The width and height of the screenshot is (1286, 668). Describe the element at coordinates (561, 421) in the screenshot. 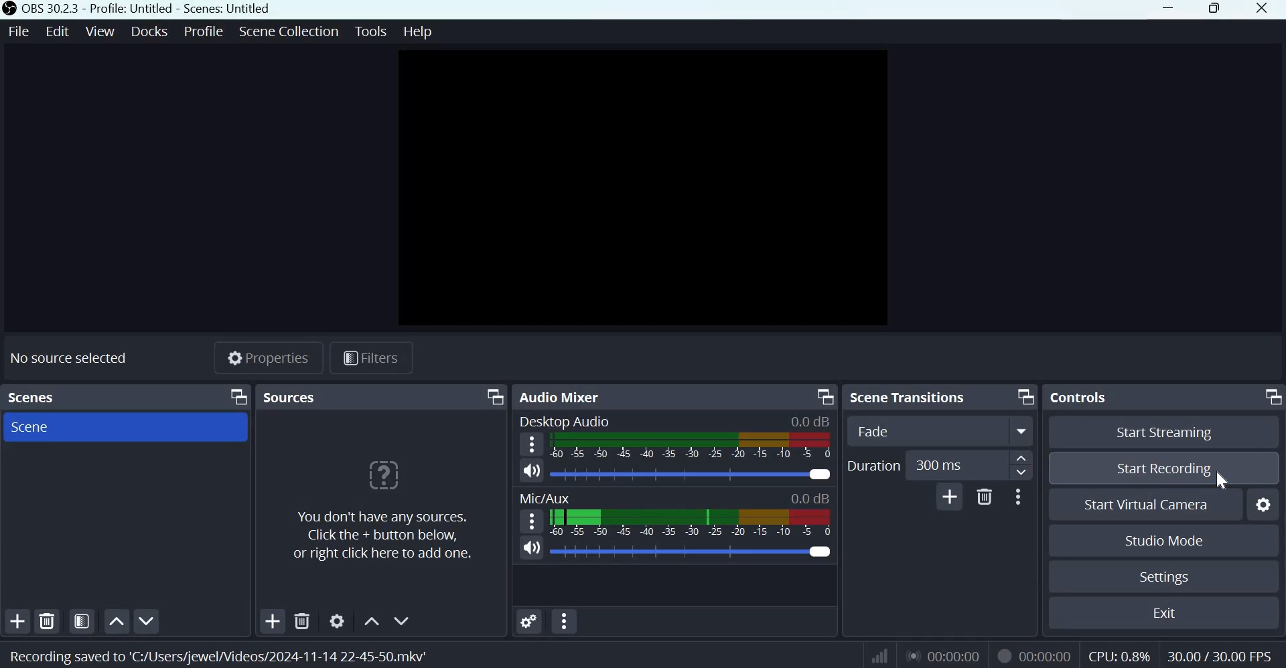

I see `Desktop Audio` at that location.